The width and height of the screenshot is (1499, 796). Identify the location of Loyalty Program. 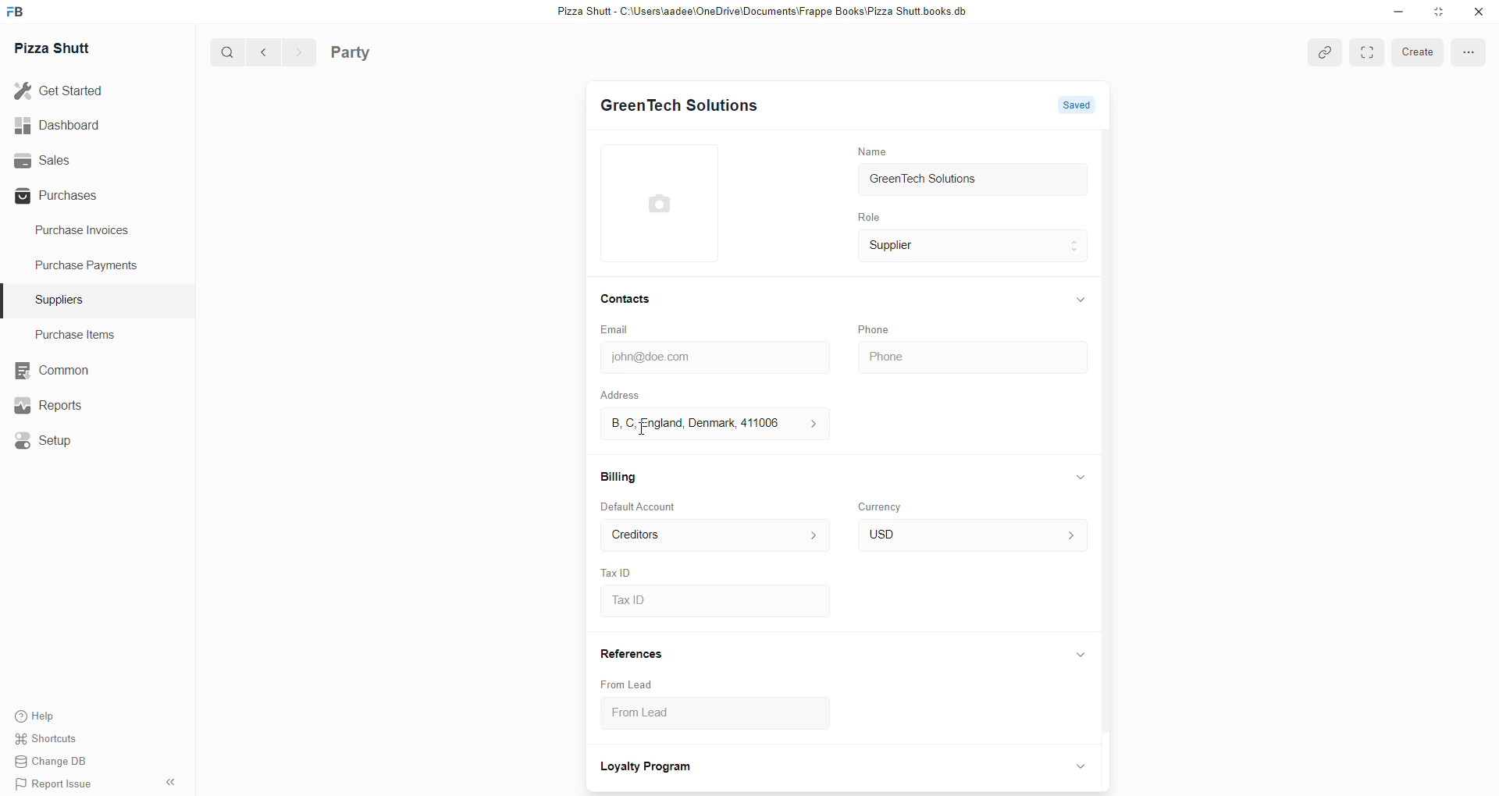
(648, 768).